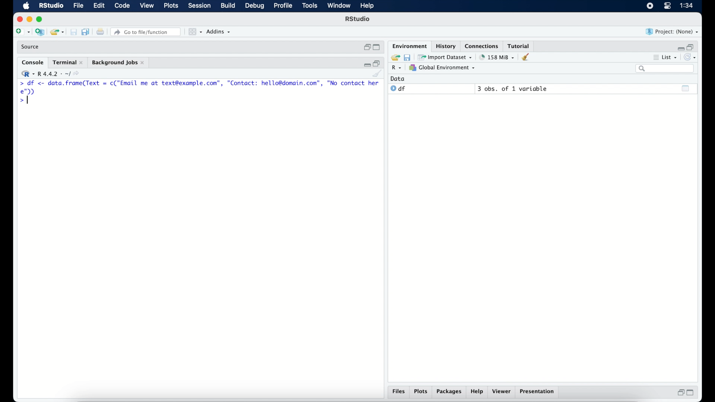 This screenshot has height=402, width=715. What do you see at coordinates (681, 47) in the screenshot?
I see `minimize` at bounding box center [681, 47].